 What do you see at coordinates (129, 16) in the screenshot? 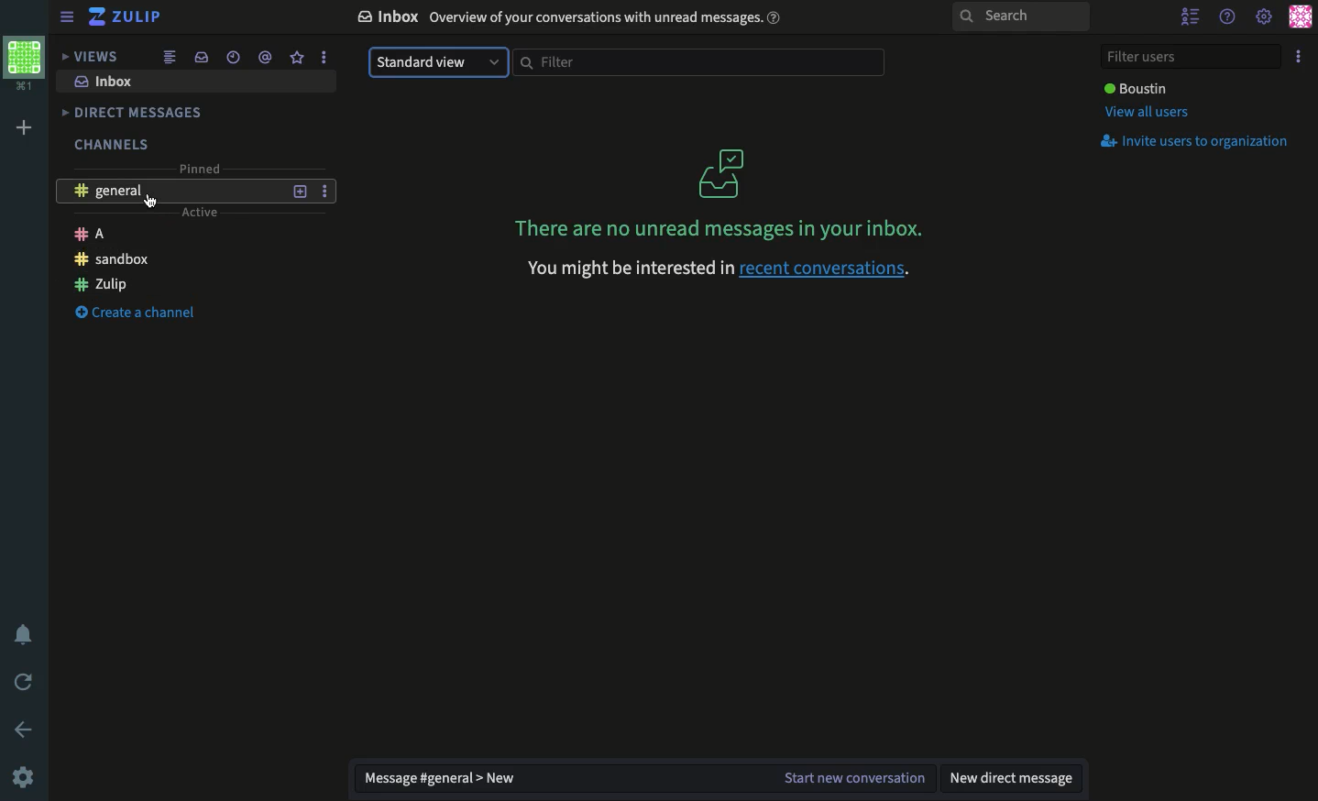
I see `Zulip` at bounding box center [129, 16].